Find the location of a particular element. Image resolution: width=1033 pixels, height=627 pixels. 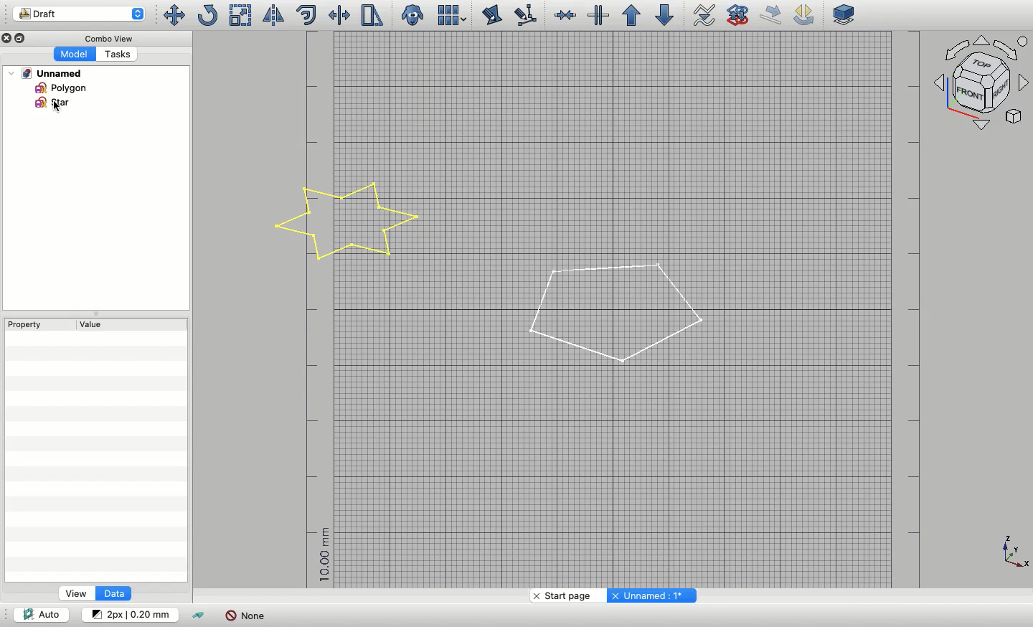

View is located at coordinates (77, 593).